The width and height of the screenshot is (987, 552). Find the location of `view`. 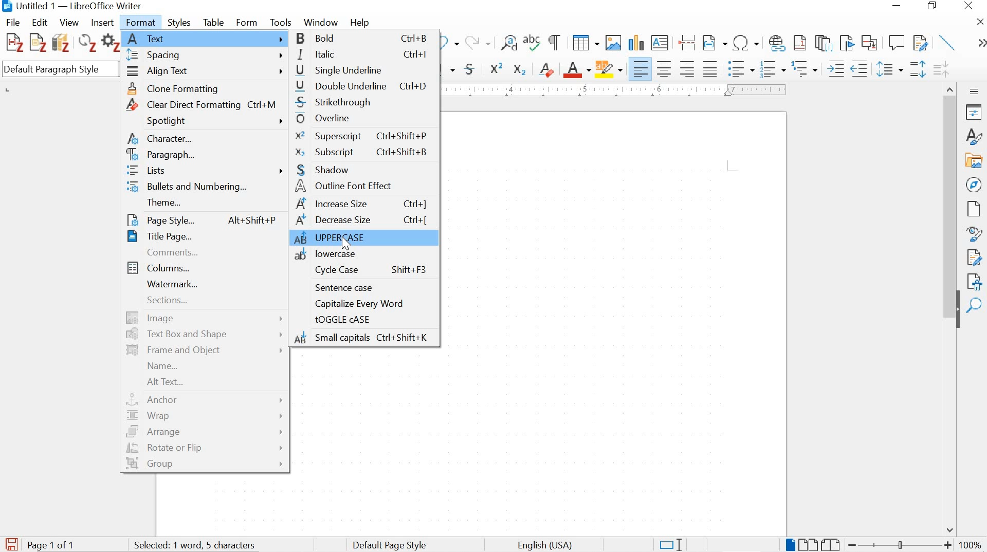

view is located at coordinates (68, 23).